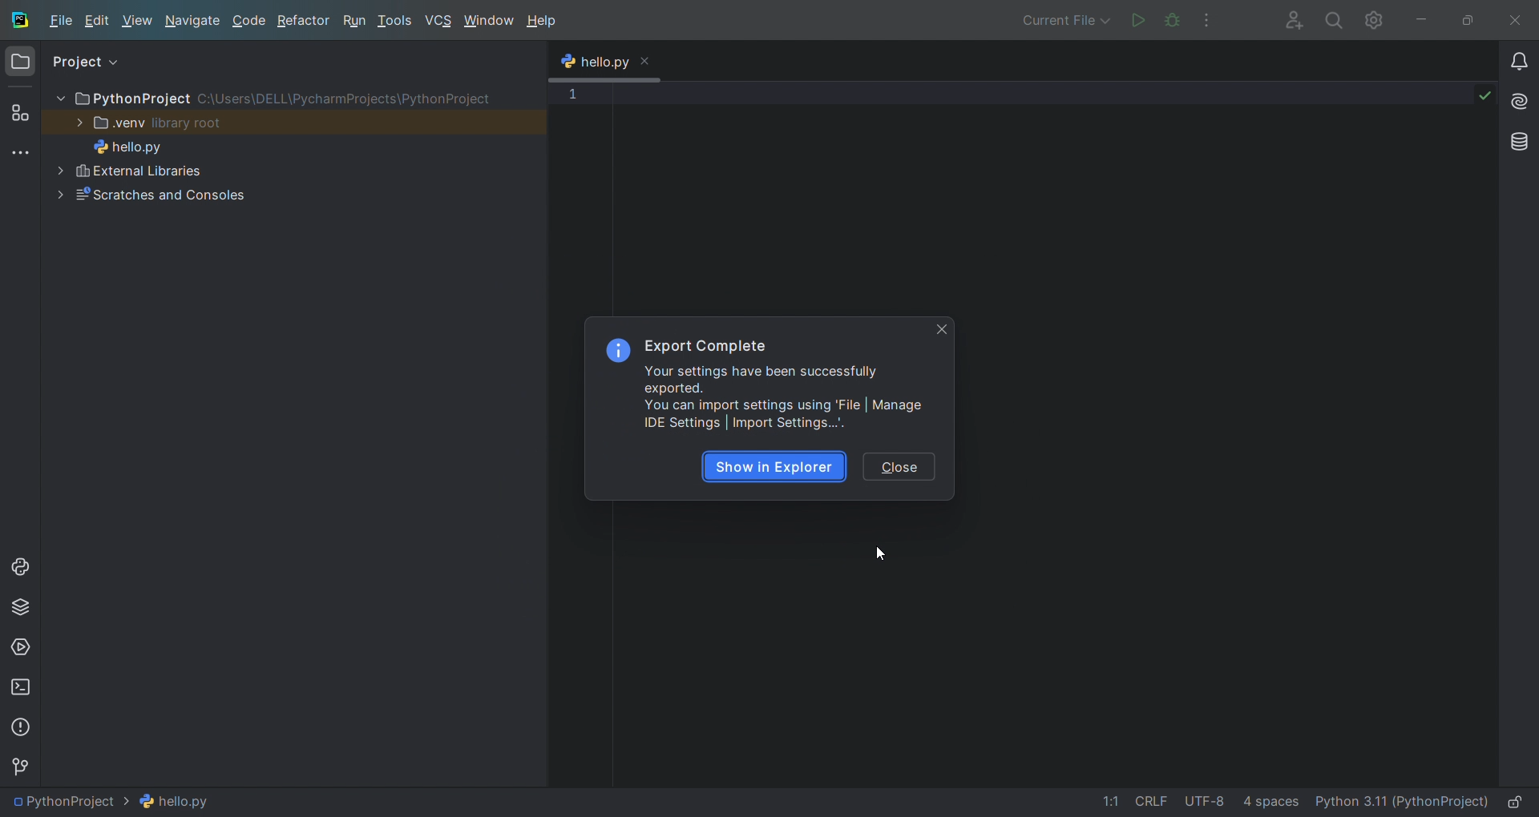 The width and height of the screenshot is (1539, 817). What do you see at coordinates (706, 347) in the screenshot?
I see `Export Complete` at bounding box center [706, 347].